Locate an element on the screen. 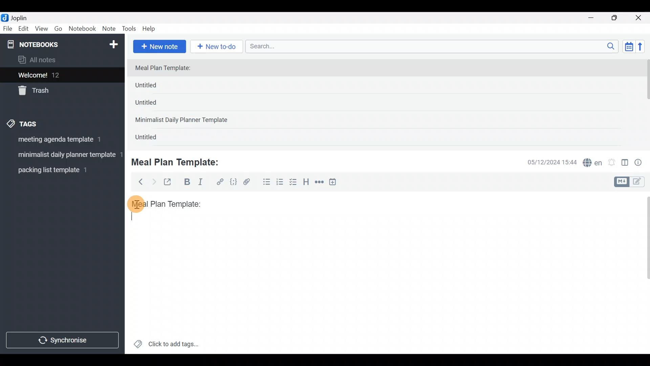 This screenshot has width=650, height=366. Meal Plan Template: is located at coordinates (179, 161).